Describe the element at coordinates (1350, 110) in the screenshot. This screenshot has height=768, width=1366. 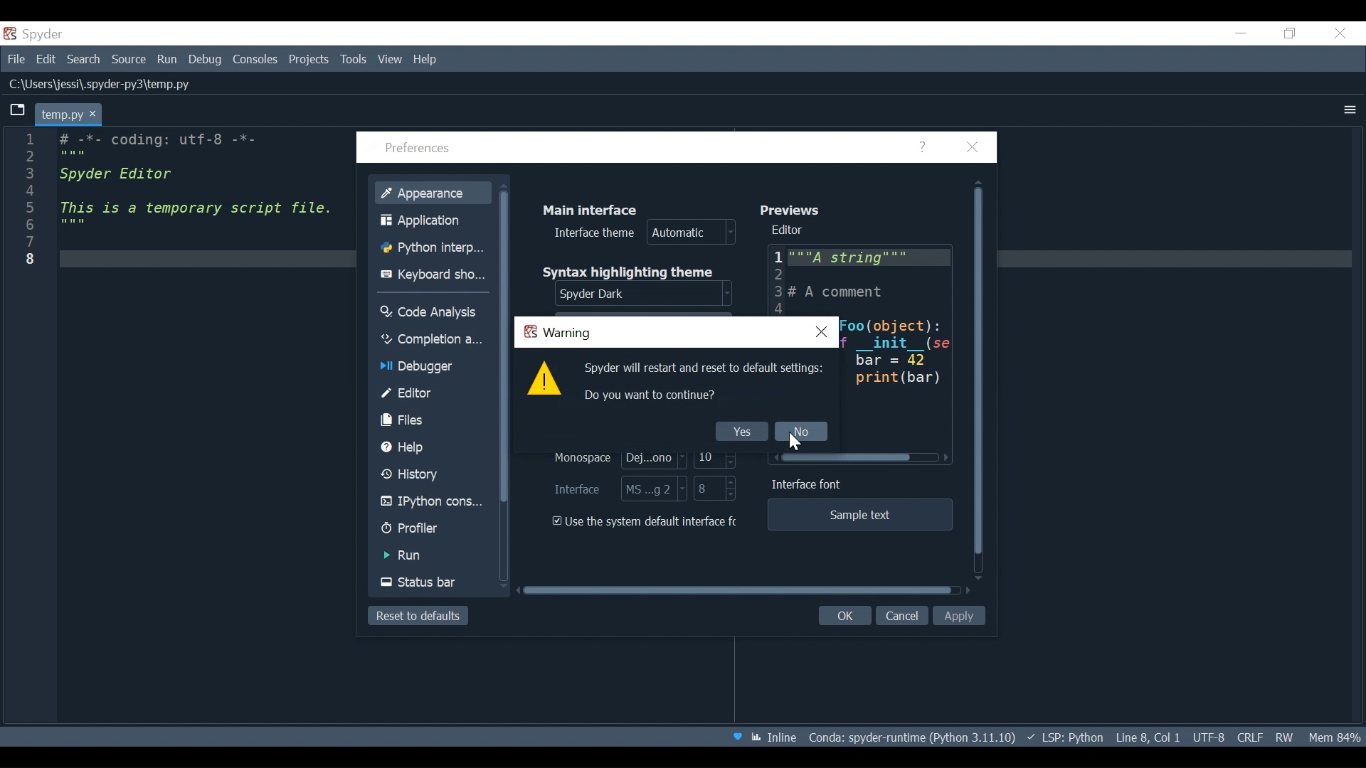
I see `More Options` at that location.